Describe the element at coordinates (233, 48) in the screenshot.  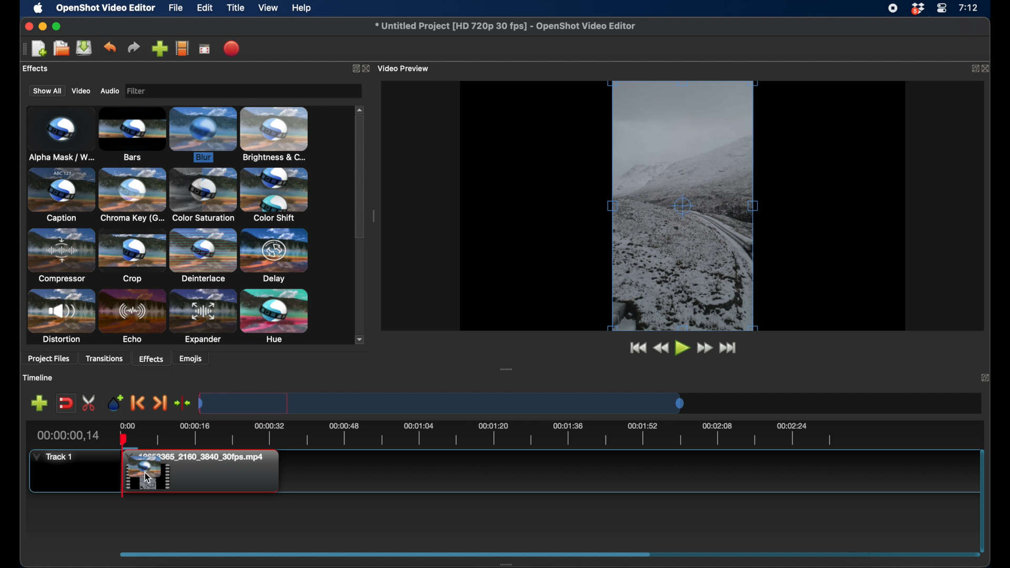
I see `export video` at that location.